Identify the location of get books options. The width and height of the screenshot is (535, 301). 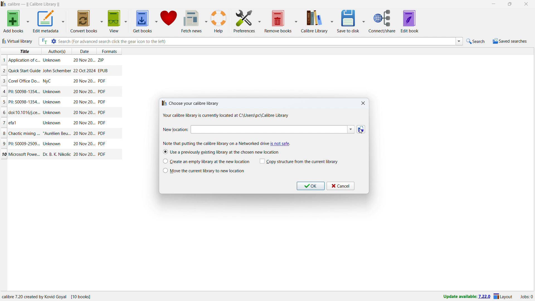
(156, 21).